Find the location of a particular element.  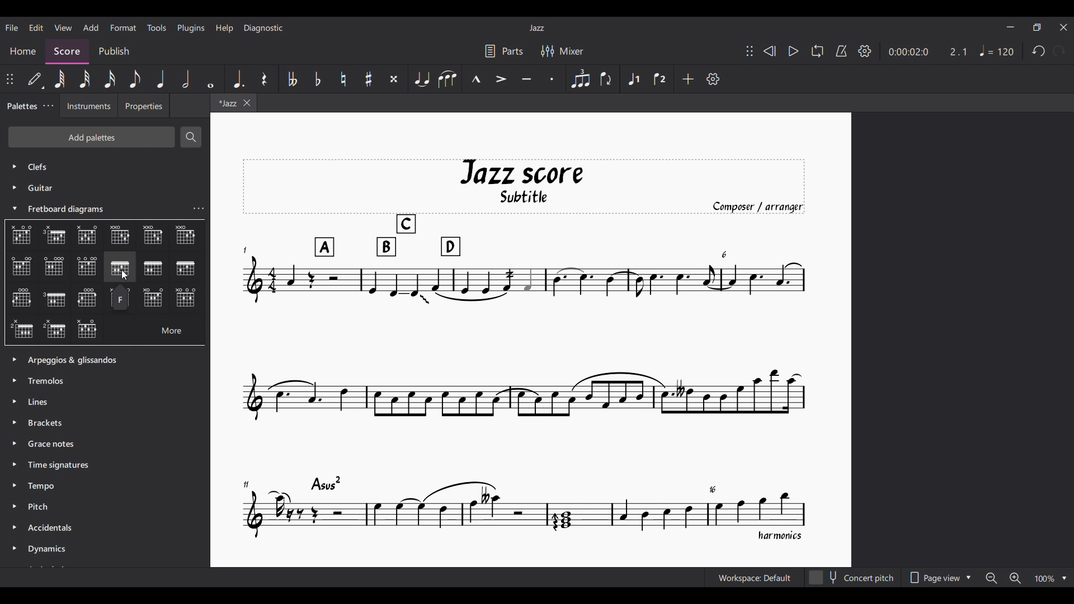

Title of current score is located at coordinates (536, 28).